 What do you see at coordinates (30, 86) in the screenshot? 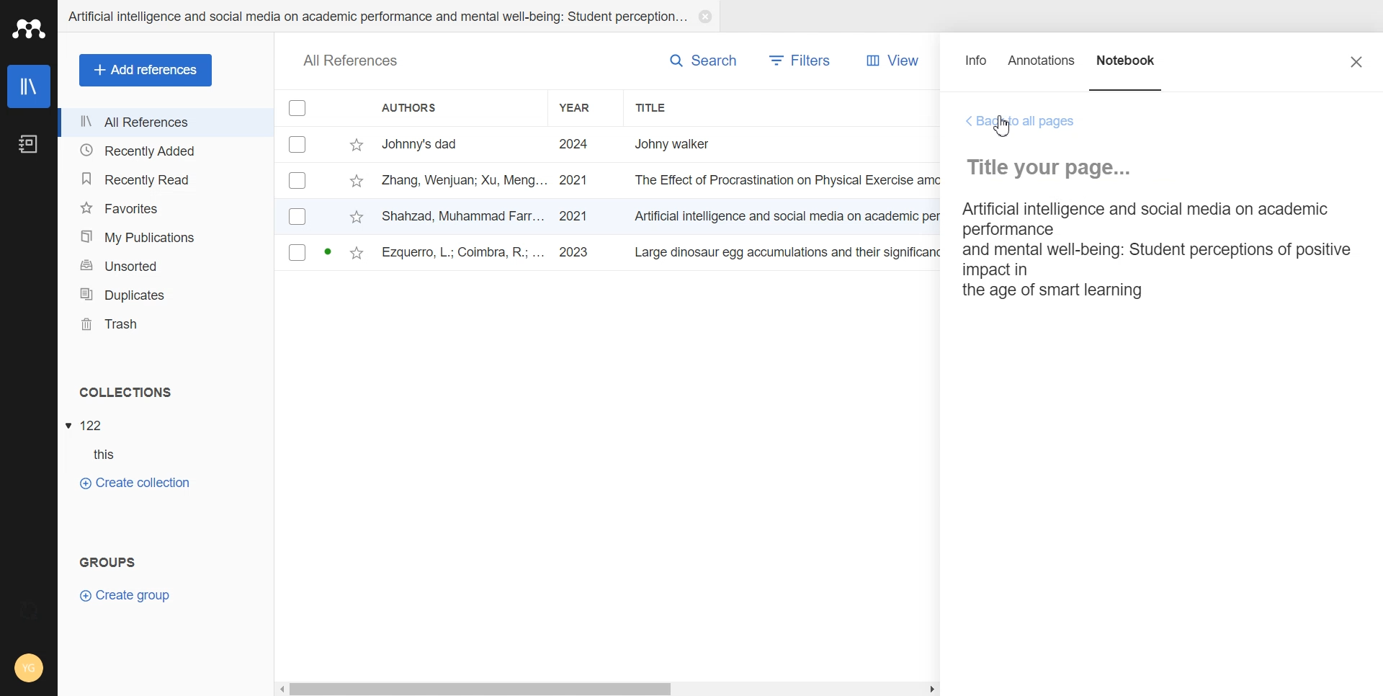
I see `Library` at bounding box center [30, 86].